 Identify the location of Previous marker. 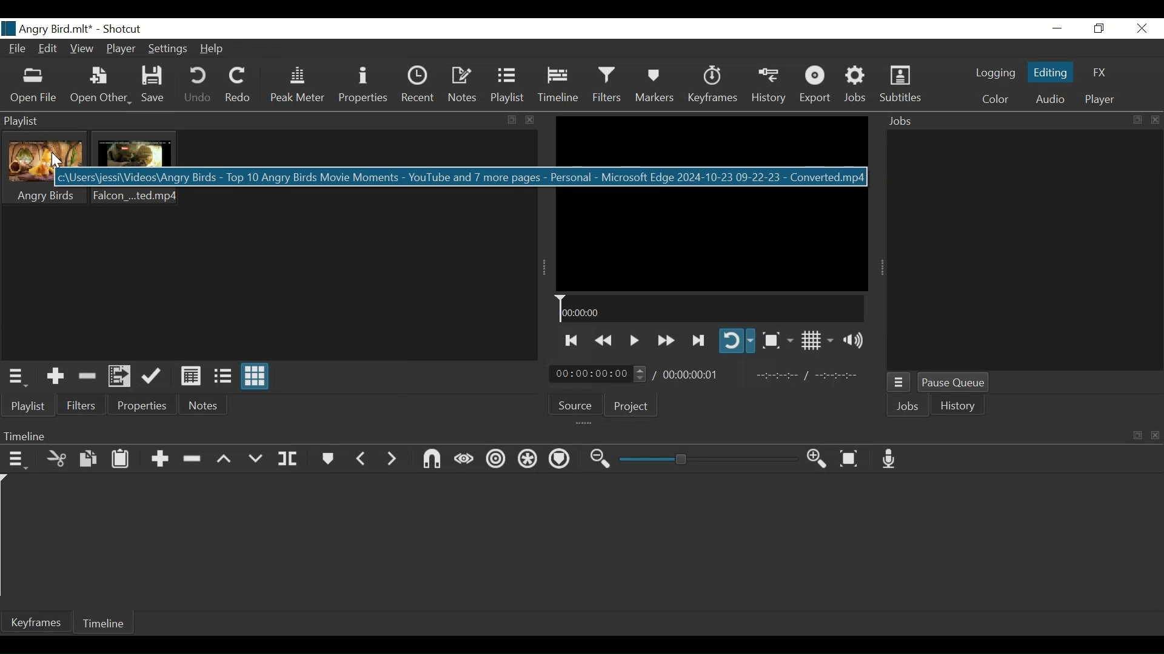
(363, 458).